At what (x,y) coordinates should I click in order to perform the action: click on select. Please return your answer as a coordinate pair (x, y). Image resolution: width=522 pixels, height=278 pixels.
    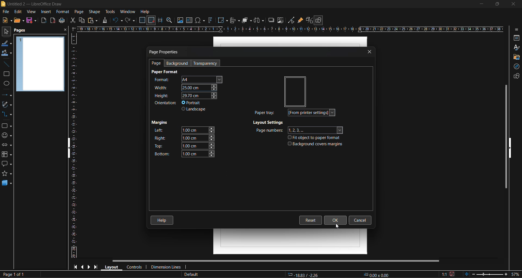
    Looking at the image, I should click on (7, 32).